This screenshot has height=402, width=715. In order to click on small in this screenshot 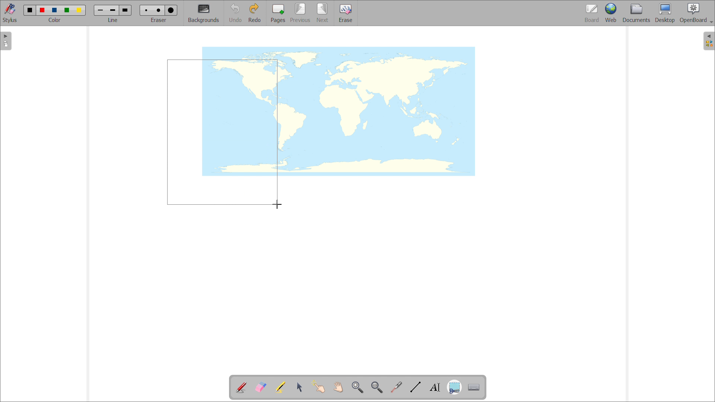, I will do `click(101, 10)`.